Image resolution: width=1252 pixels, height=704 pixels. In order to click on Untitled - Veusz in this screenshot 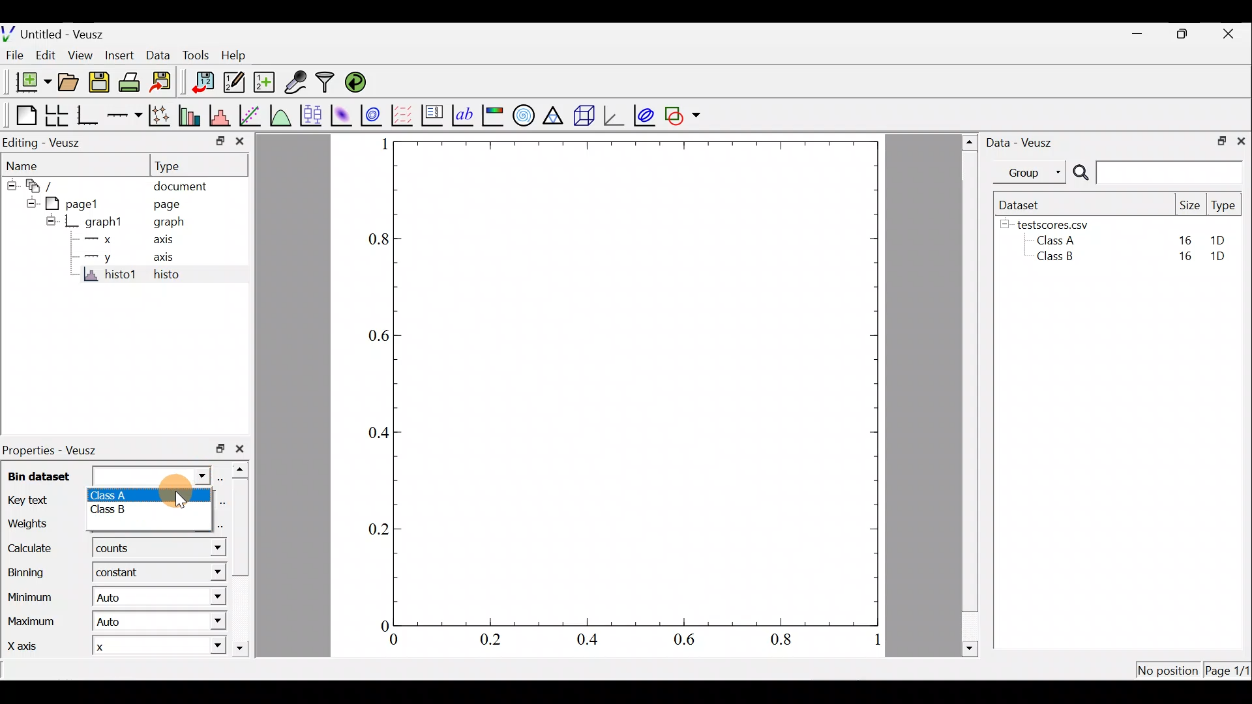, I will do `click(57, 32)`.